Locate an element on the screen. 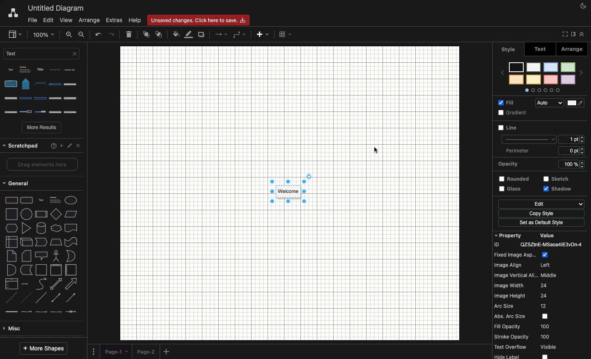 The width and height of the screenshot is (591, 359). Redo is located at coordinates (112, 34).